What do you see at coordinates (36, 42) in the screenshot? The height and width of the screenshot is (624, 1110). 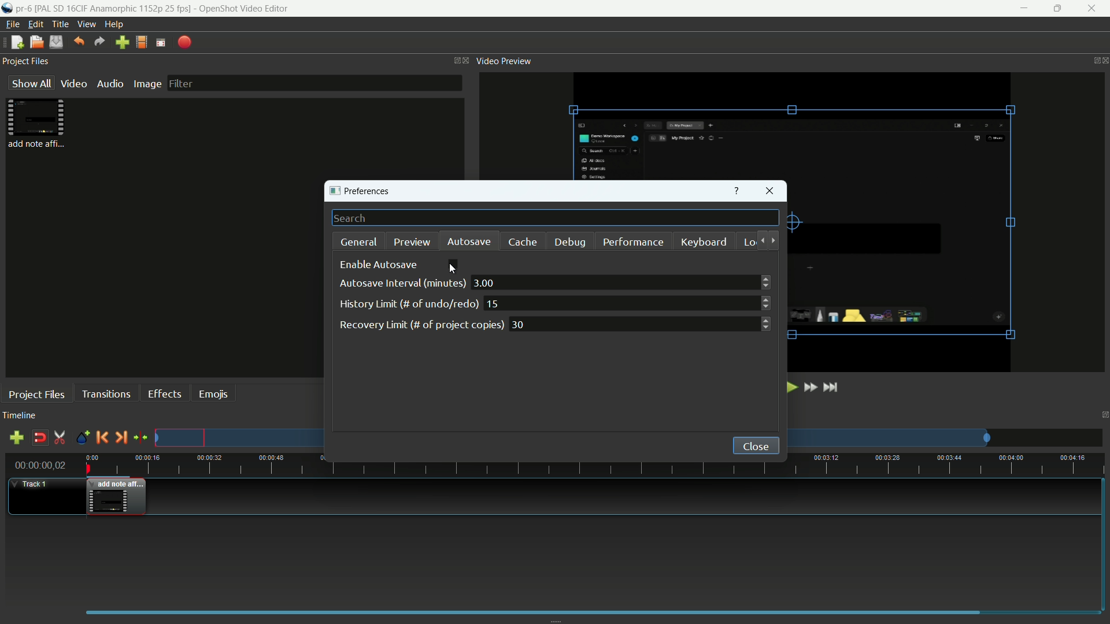 I see `open file` at bounding box center [36, 42].